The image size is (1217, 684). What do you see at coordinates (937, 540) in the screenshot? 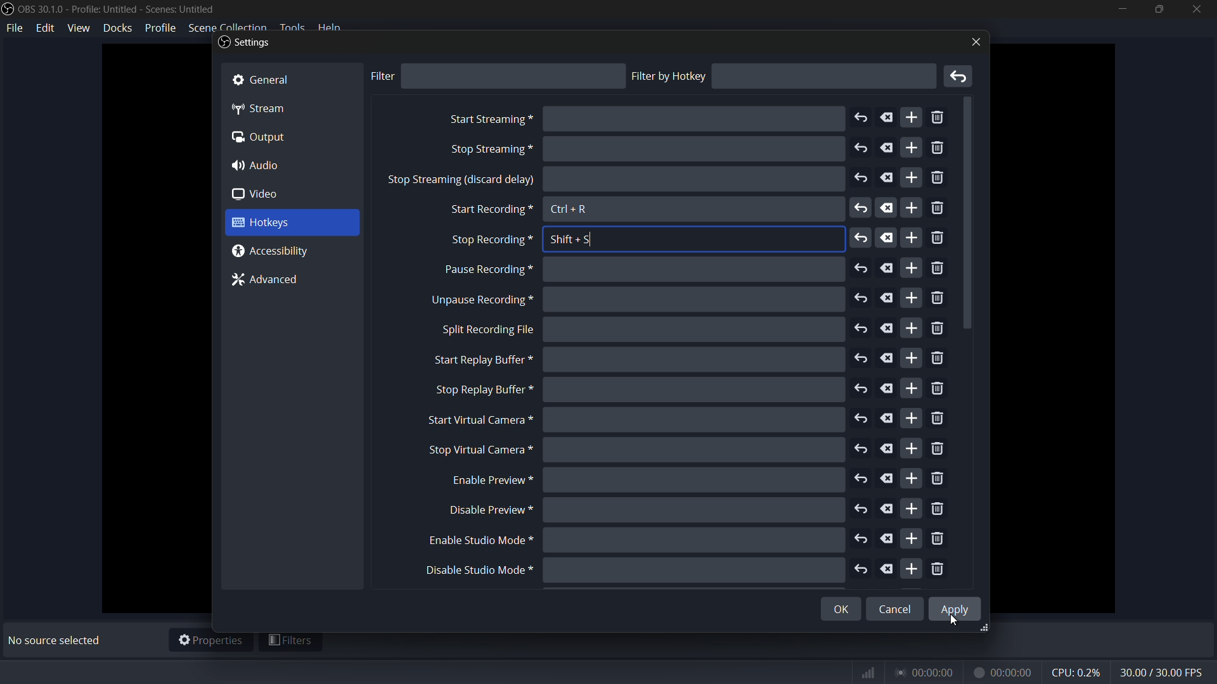
I see `remove` at bounding box center [937, 540].